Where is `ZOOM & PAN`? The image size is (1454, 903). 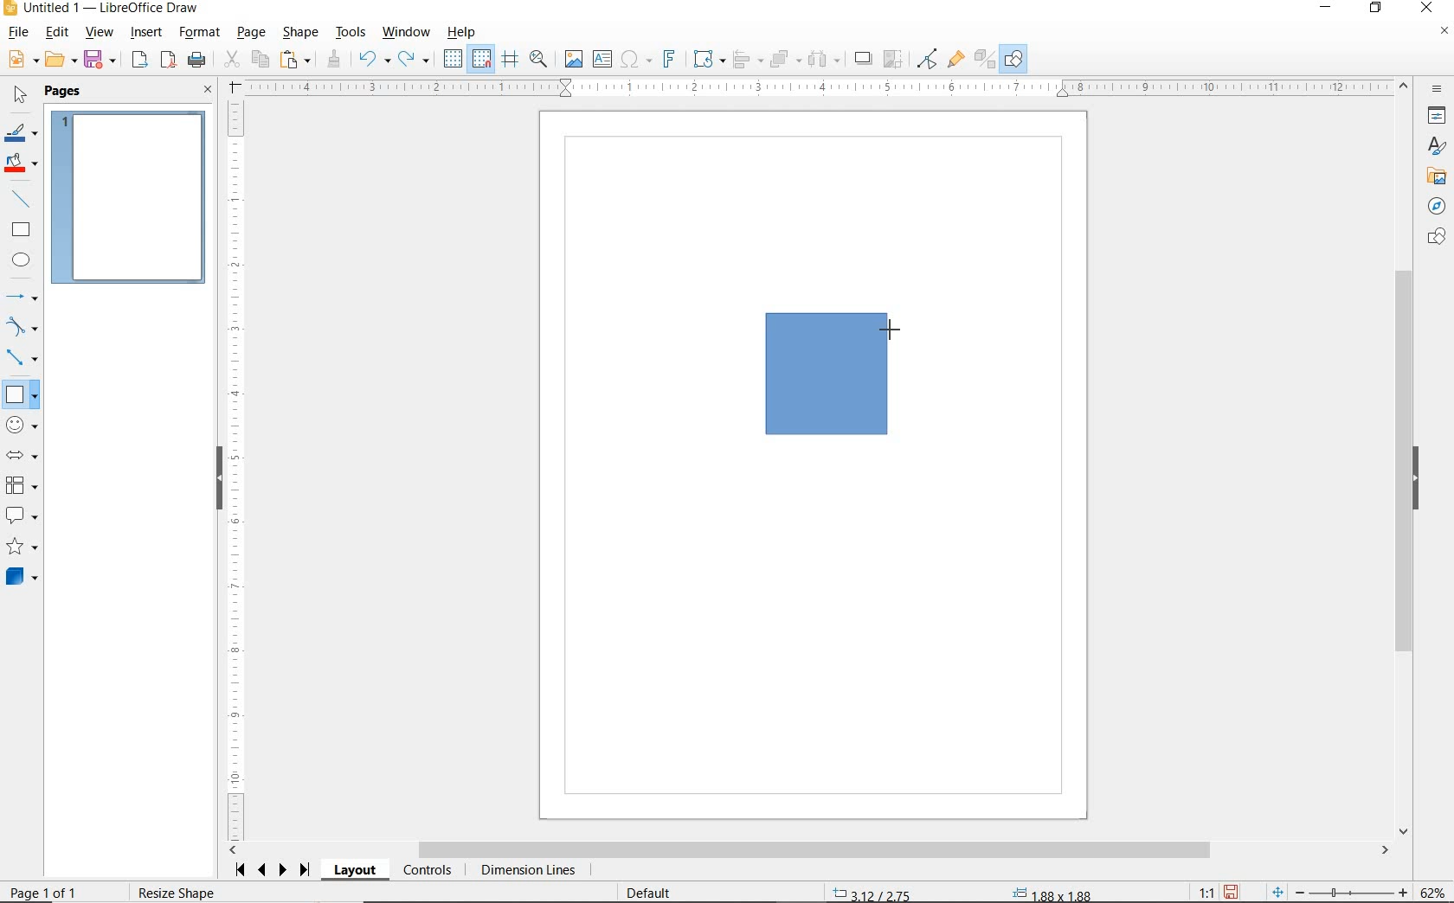 ZOOM & PAN is located at coordinates (539, 59).